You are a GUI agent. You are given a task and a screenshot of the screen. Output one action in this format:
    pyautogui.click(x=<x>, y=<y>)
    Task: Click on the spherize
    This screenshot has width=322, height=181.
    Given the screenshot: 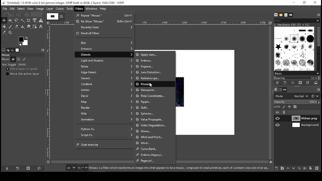 What is the action you would take?
    pyautogui.click(x=155, y=113)
    